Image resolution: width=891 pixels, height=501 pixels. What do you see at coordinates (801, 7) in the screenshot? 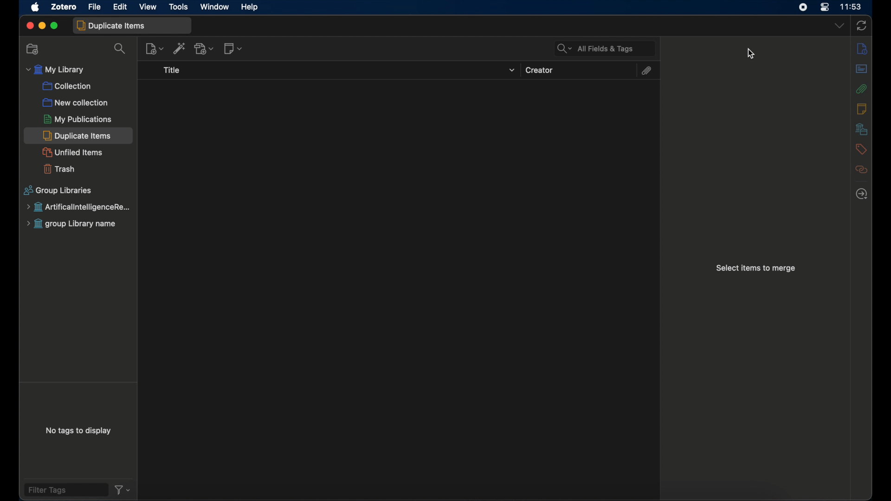
I see `screen recorder icon` at bounding box center [801, 7].